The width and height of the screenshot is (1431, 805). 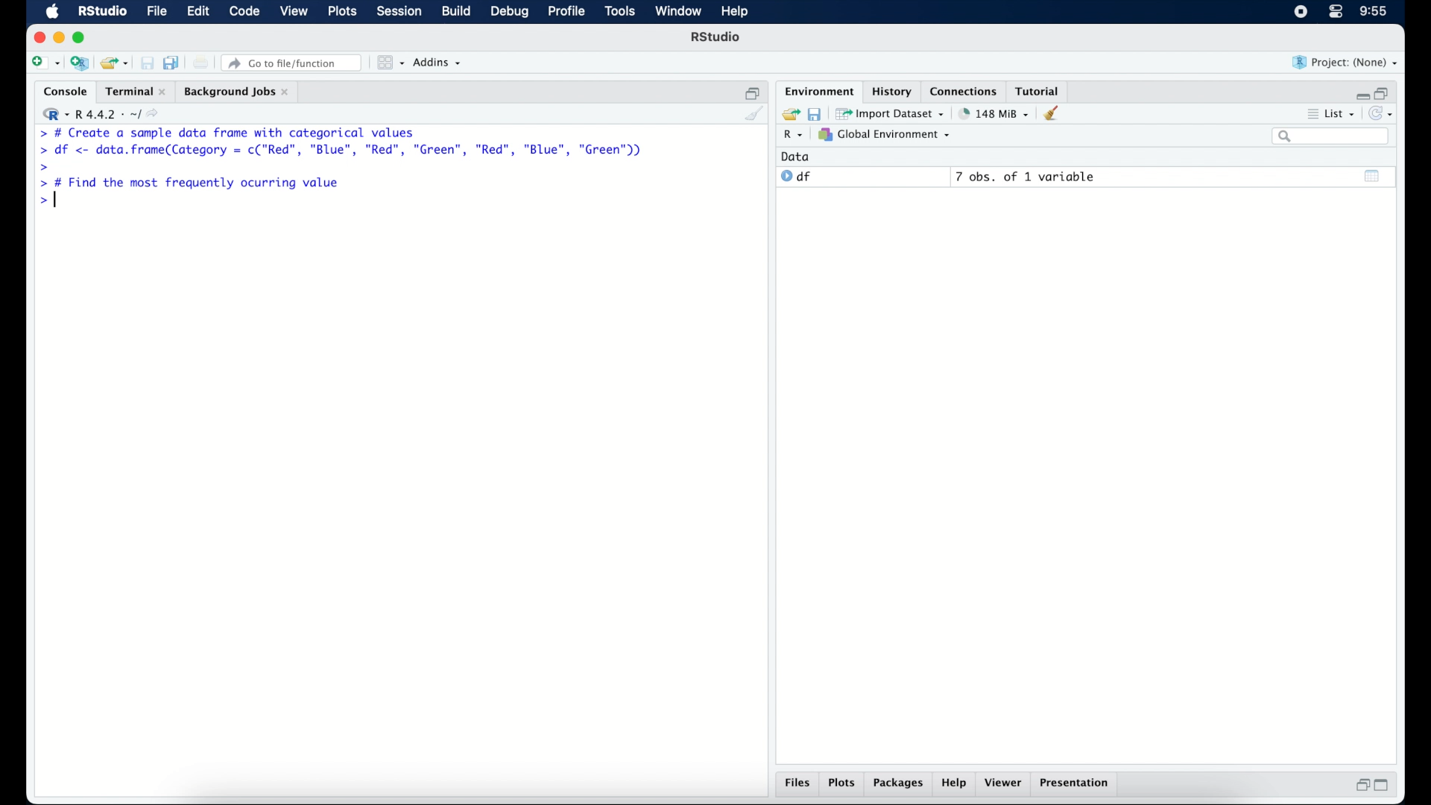 I want to click on import dataset, so click(x=891, y=113).